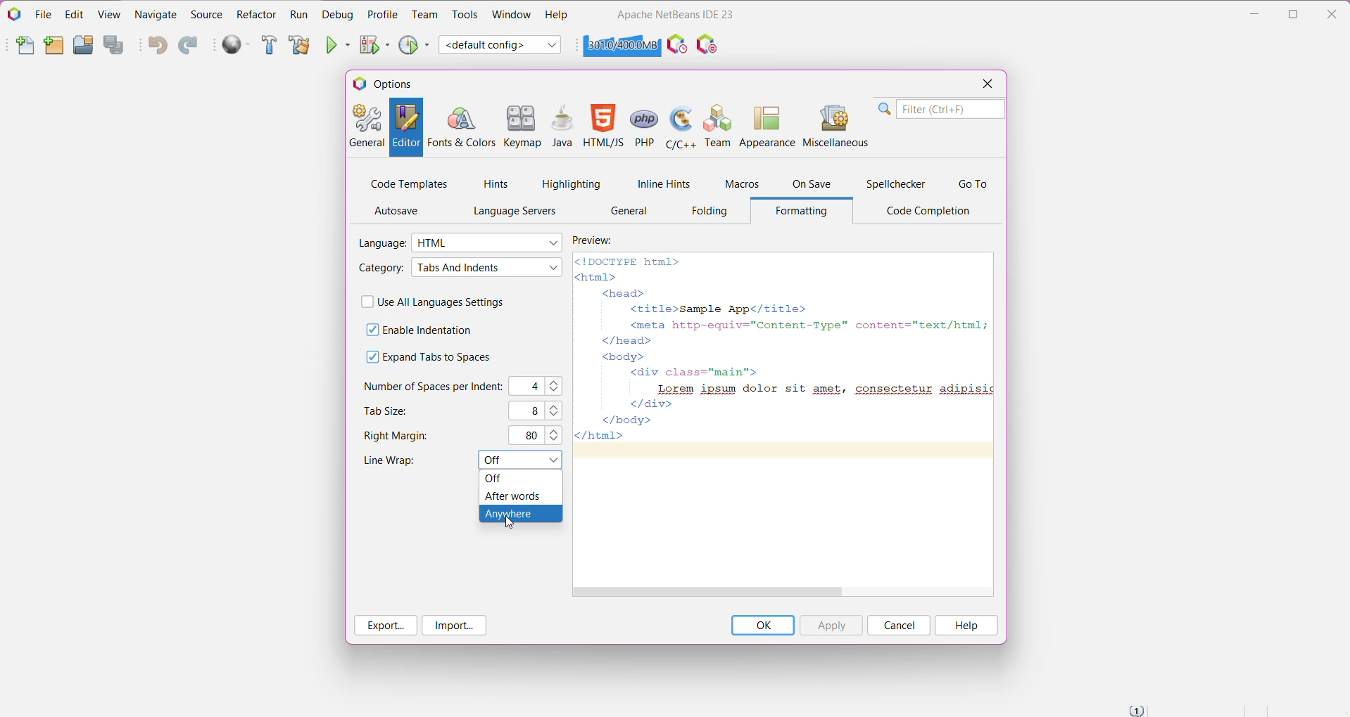 The image size is (1350, 717). Describe the element at coordinates (628, 261) in the screenshot. I see `<!DOCTYPE html>` at that location.